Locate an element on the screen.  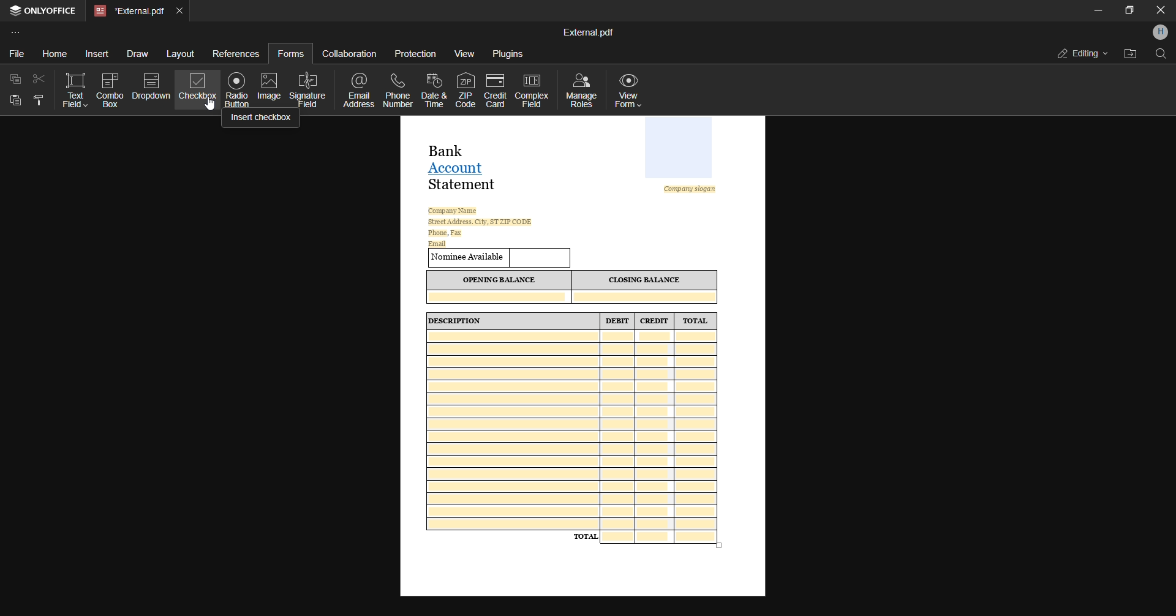
find is located at coordinates (1161, 56).